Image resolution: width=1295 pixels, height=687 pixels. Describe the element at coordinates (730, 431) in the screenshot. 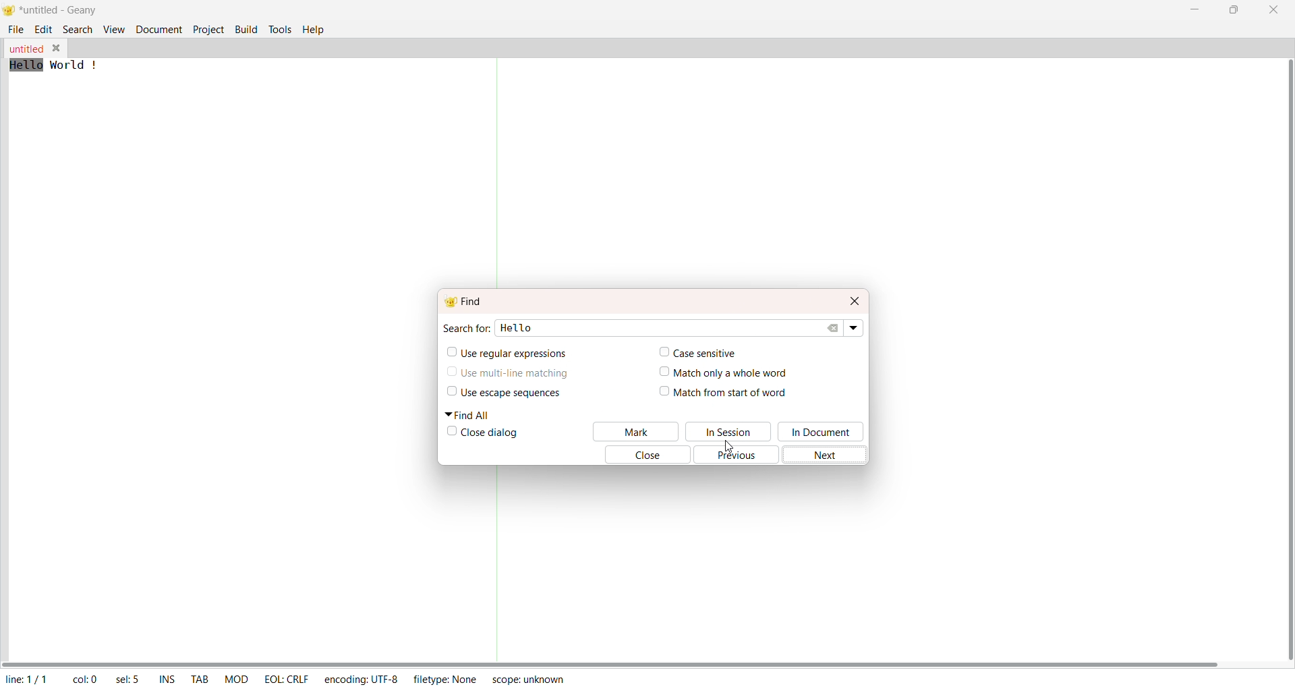

I see `In Session` at that location.